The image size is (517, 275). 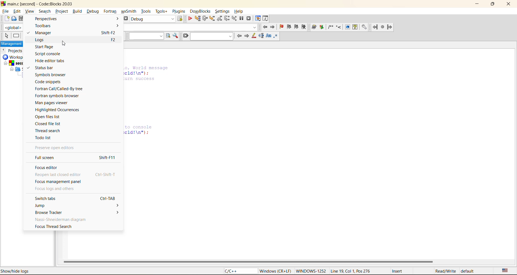 What do you see at coordinates (240, 10) in the screenshot?
I see `help` at bounding box center [240, 10].